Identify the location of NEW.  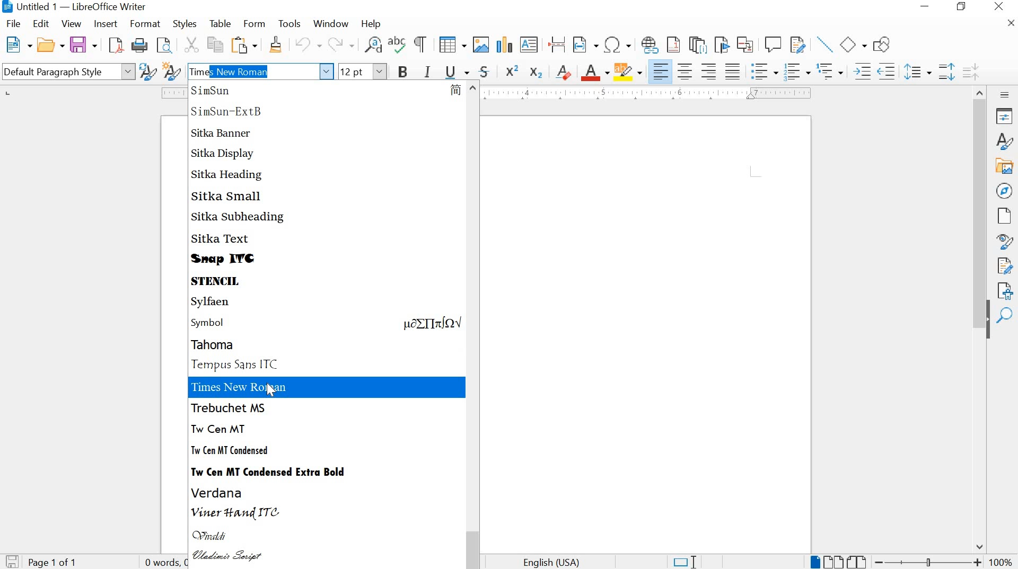
(17, 44).